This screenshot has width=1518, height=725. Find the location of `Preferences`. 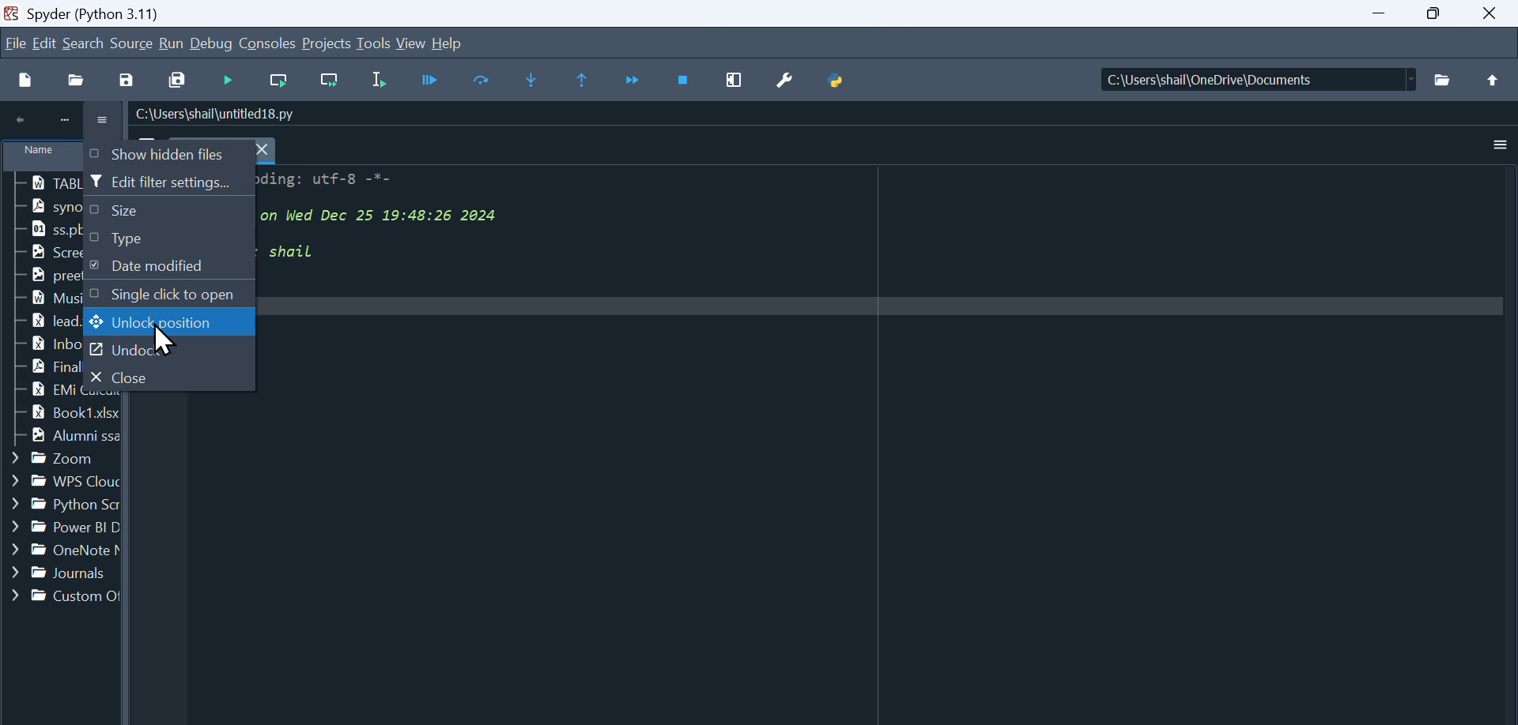

Preferences is located at coordinates (791, 78).